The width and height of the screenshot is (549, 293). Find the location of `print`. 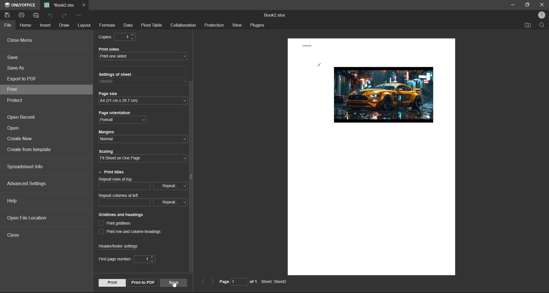

print is located at coordinates (21, 15).